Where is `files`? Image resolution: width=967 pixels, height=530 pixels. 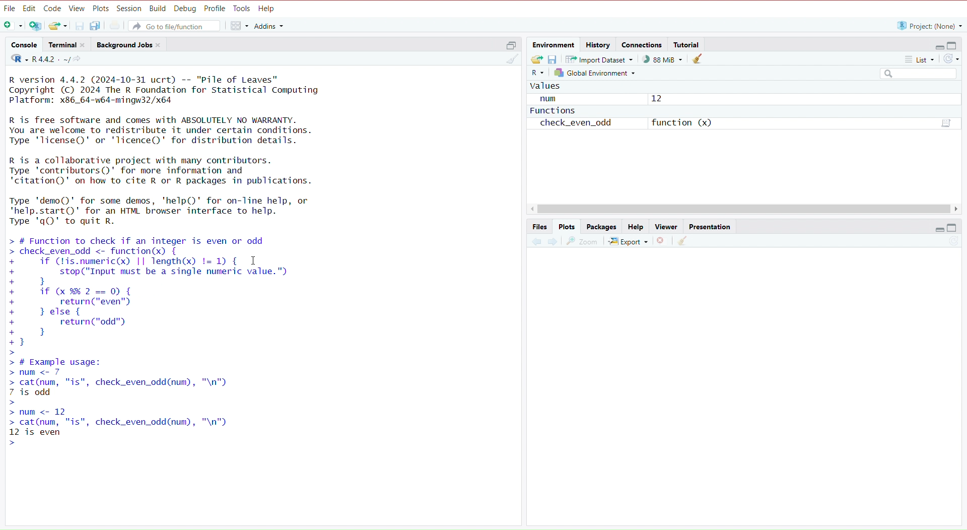
files is located at coordinates (540, 227).